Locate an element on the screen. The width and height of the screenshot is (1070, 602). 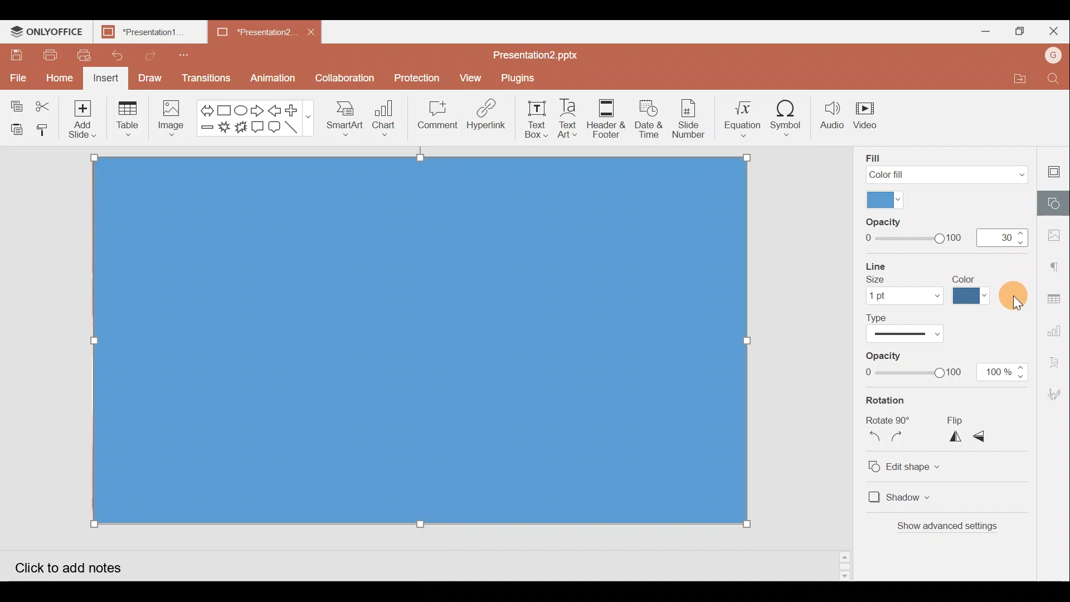
Close document is located at coordinates (313, 31).